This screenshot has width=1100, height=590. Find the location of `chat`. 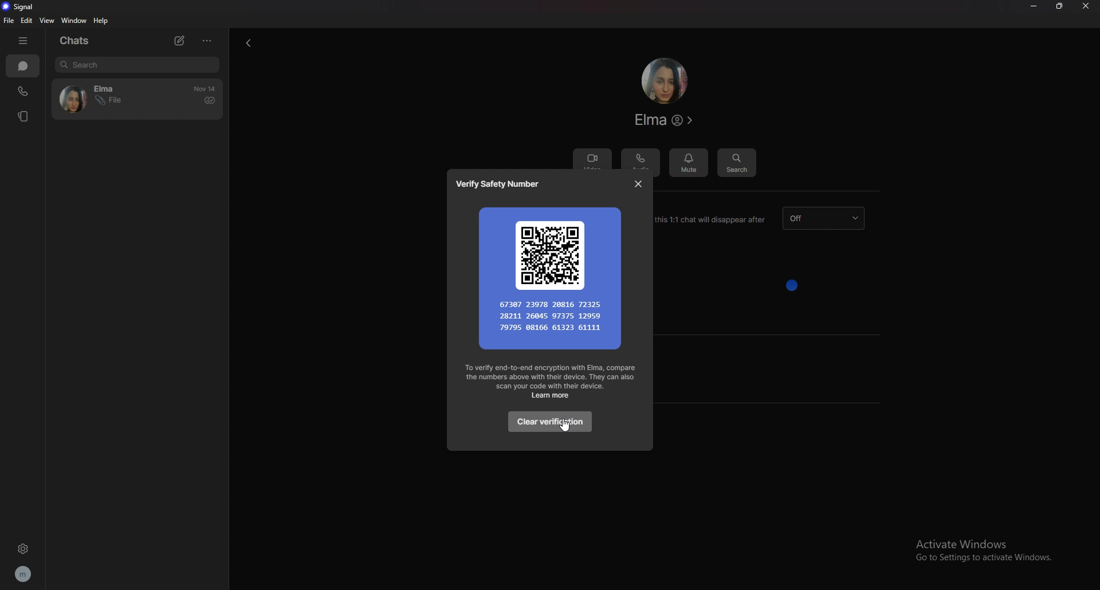

chat is located at coordinates (106, 99).